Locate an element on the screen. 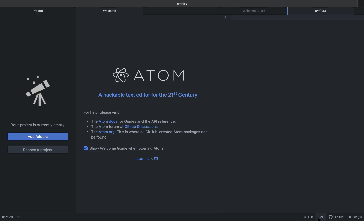  Show Welcome guide when opening Atom is located at coordinates (129, 149).